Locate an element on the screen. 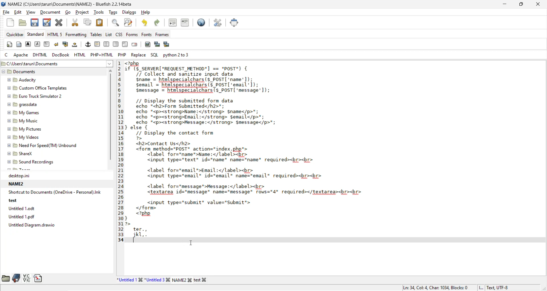 The width and height of the screenshot is (547, 291). save is located at coordinates (34, 23).